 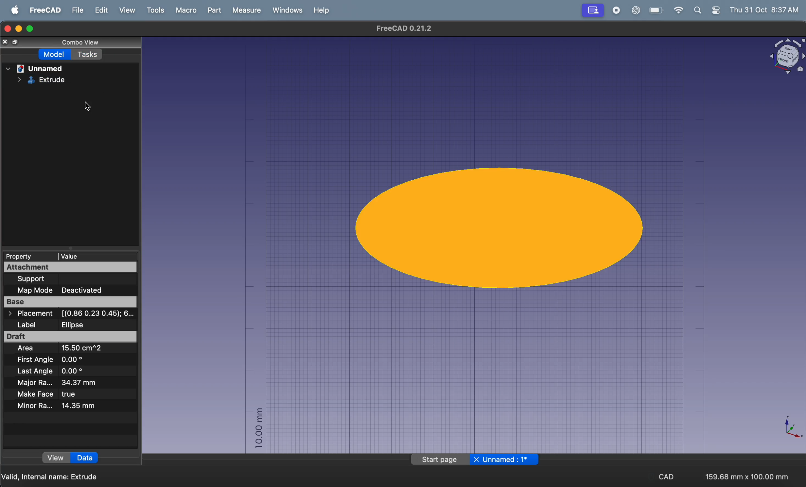 I want to click on last angle, so click(x=48, y=372).